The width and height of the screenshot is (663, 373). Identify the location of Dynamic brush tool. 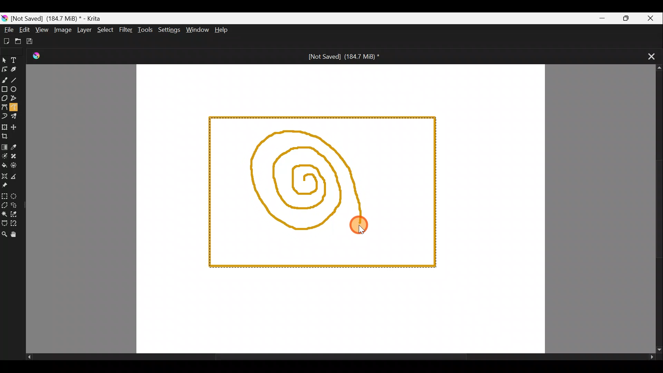
(4, 116).